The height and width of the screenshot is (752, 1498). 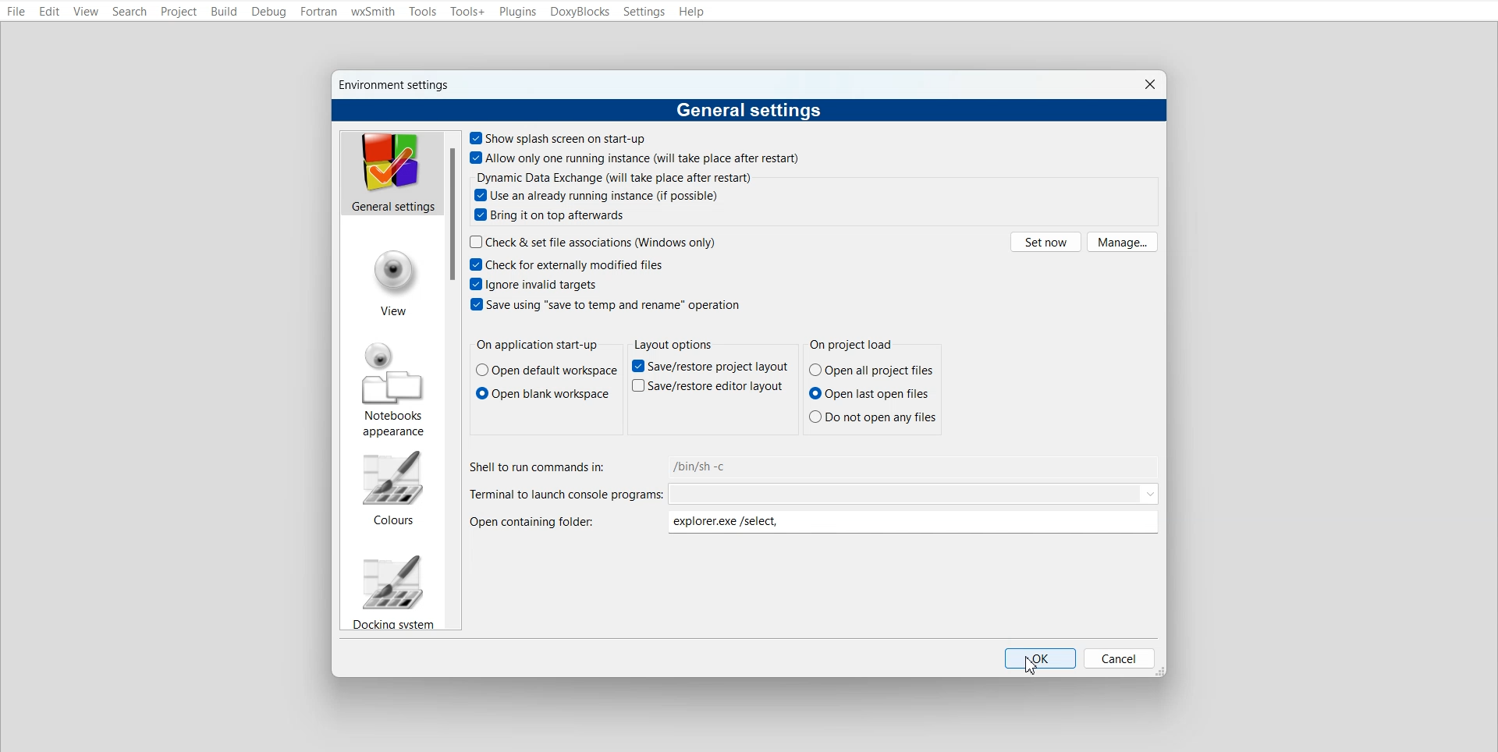 What do you see at coordinates (873, 416) in the screenshot?
I see `Do not open any files` at bounding box center [873, 416].